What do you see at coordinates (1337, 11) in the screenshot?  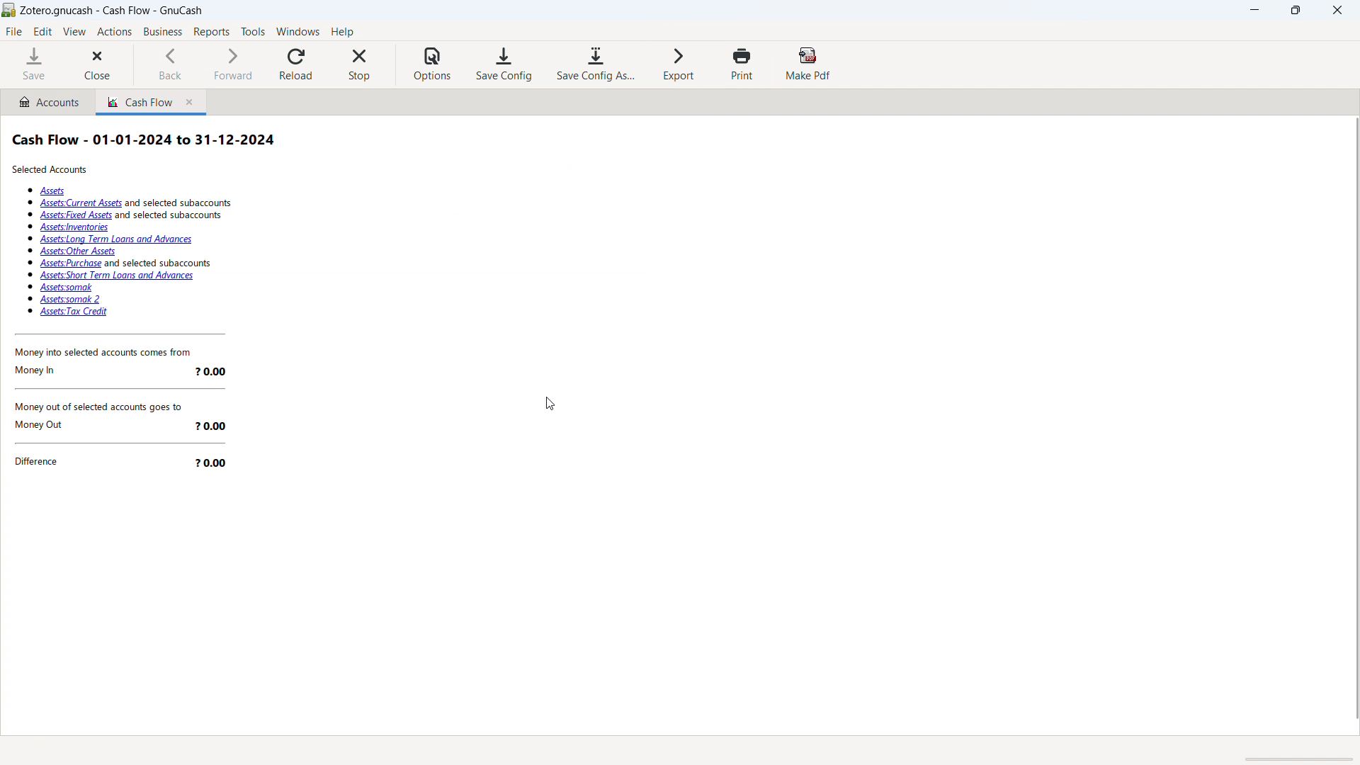 I see `close` at bounding box center [1337, 11].